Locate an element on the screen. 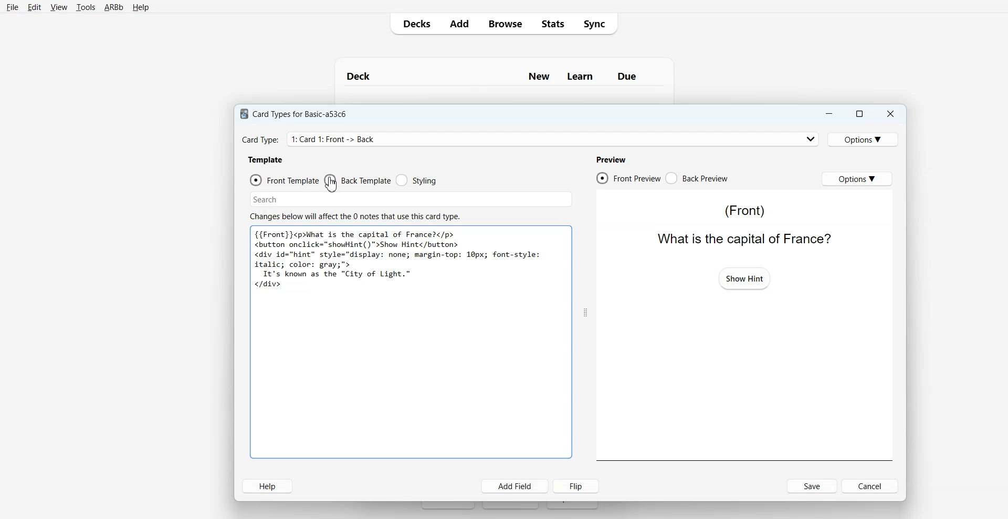 The width and height of the screenshot is (1008, 519). Back Preview is located at coordinates (697, 178).